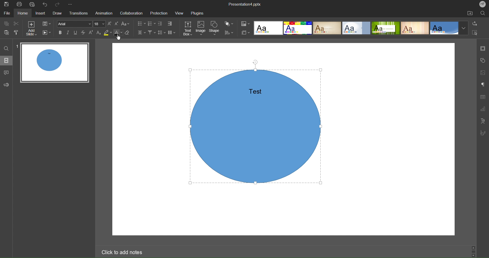 The width and height of the screenshot is (489, 258). I want to click on Highlight, so click(107, 33).